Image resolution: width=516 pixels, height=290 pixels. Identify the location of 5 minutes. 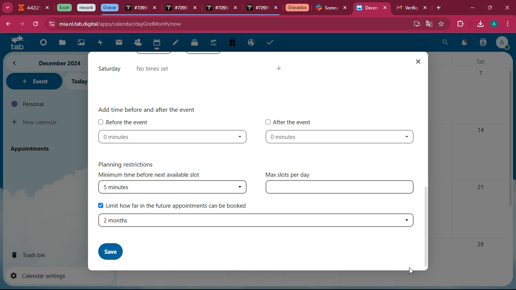
(172, 188).